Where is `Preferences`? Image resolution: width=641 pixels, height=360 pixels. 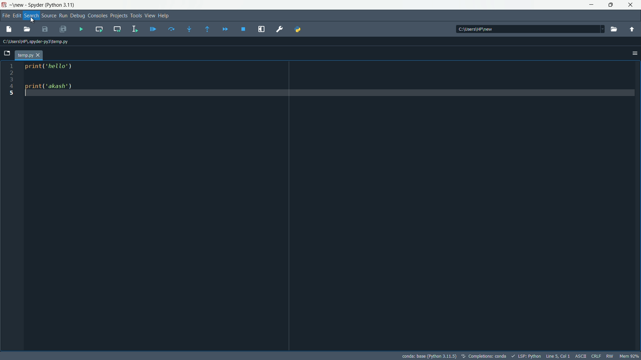 Preferences is located at coordinates (278, 30).